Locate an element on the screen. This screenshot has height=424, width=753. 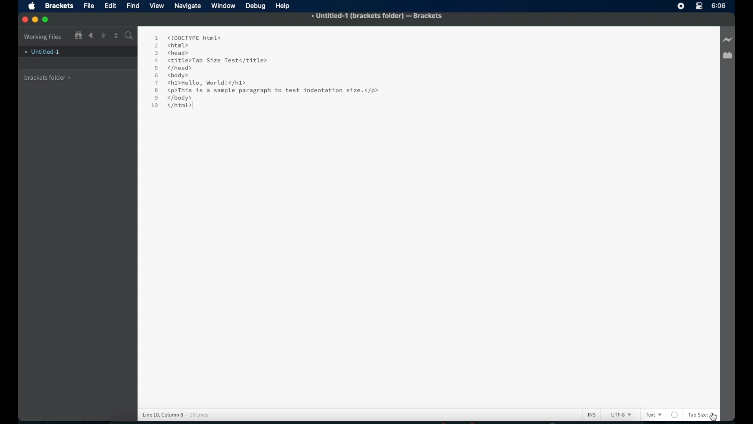
Working Files is located at coordinates (43, 36).